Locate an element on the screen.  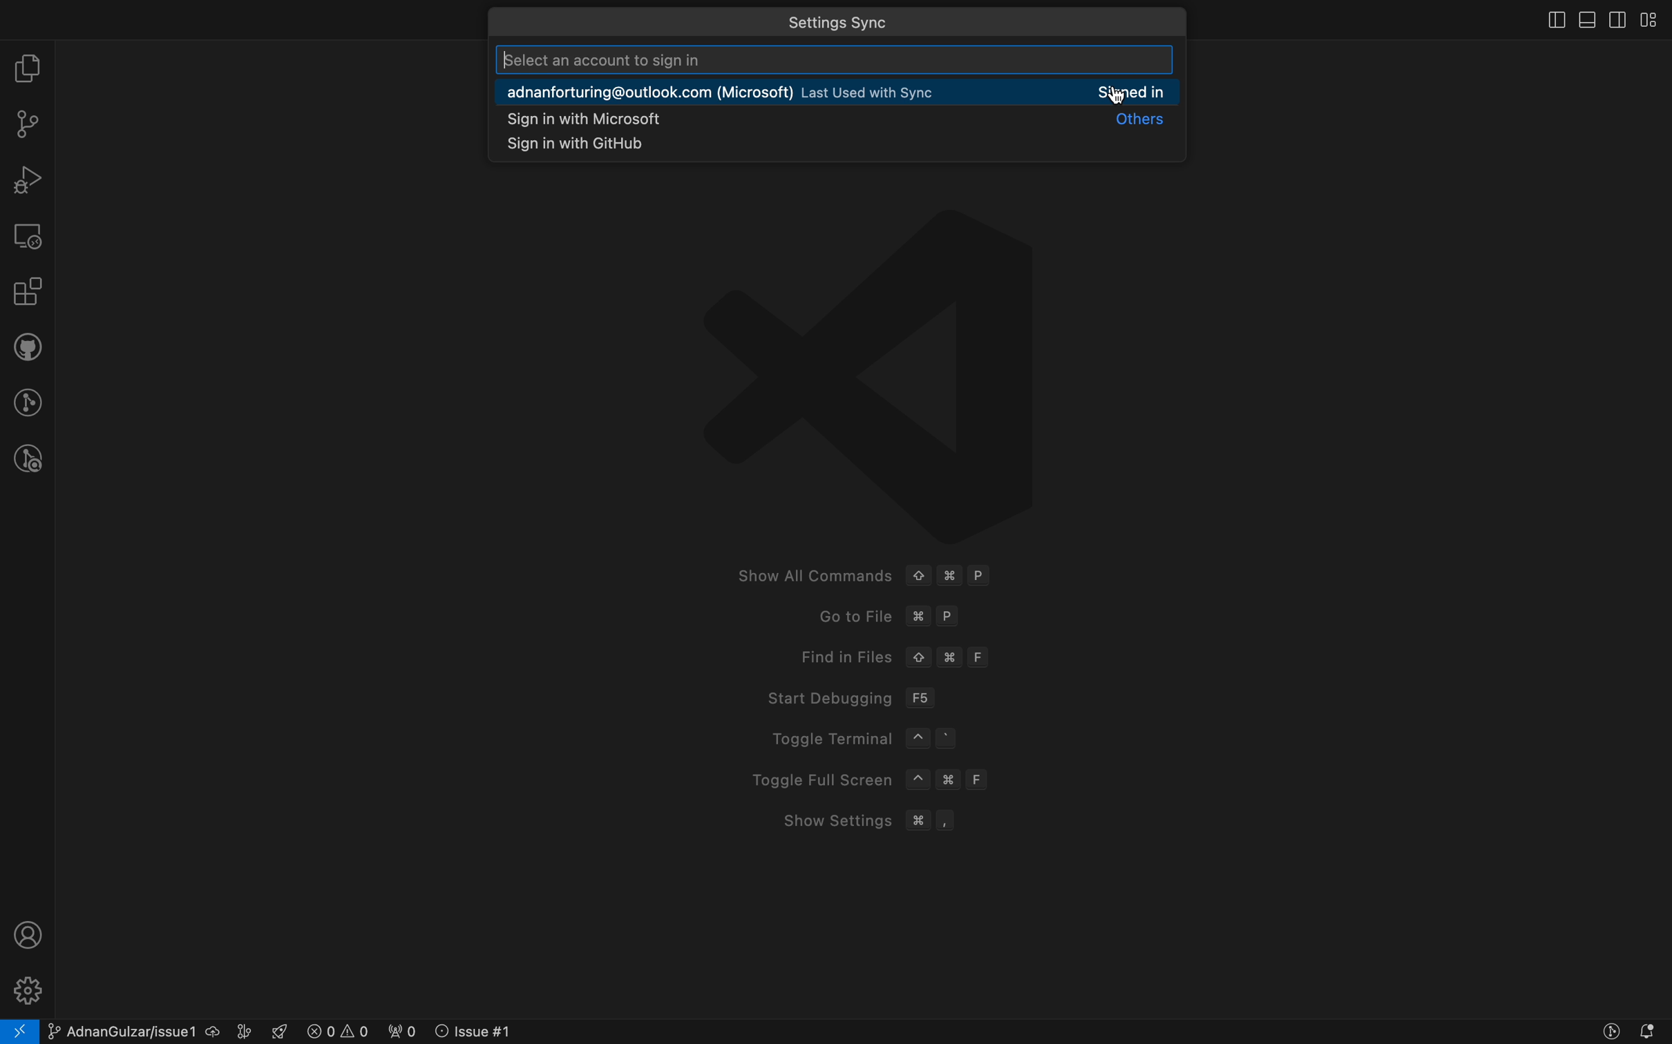
toggle secondary bar is located at coordinates (1617, 19).